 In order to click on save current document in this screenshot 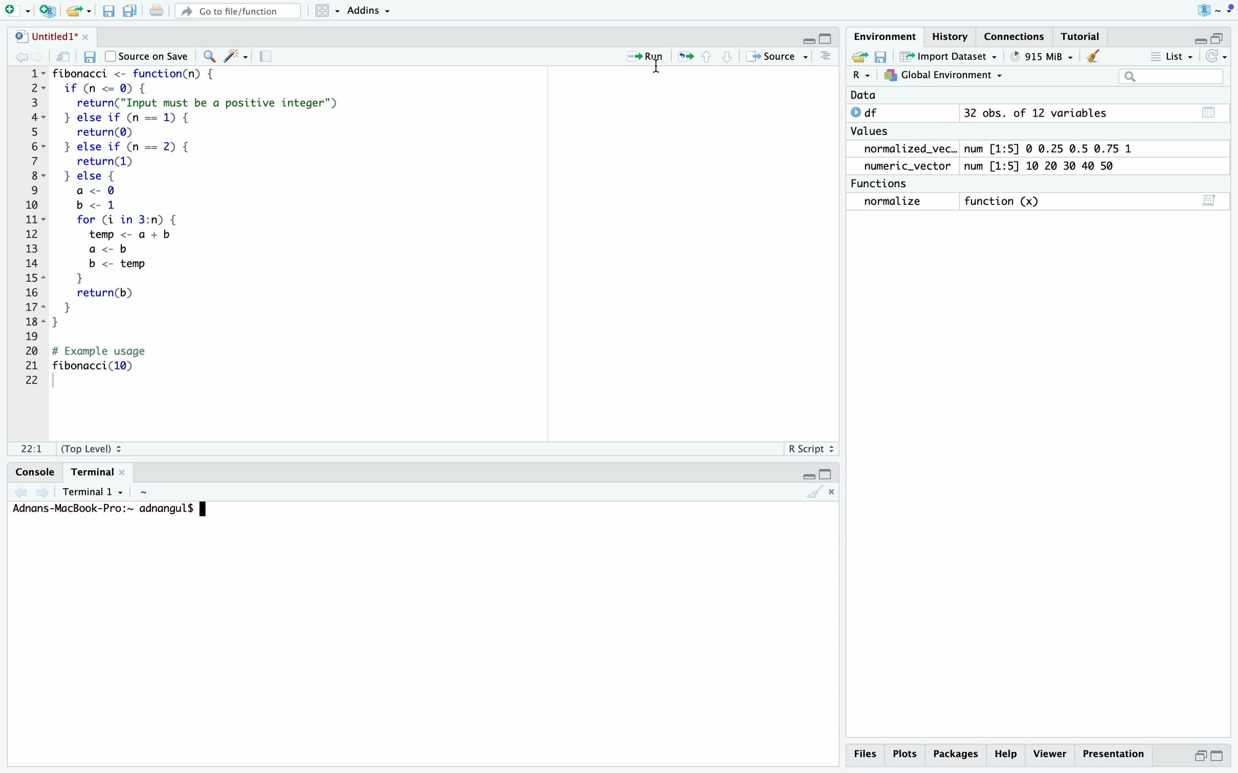, I will do `click(108, 12)`.